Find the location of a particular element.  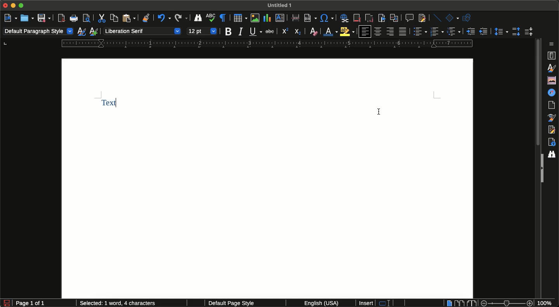

Align right  is located at coordinates (390, 32).